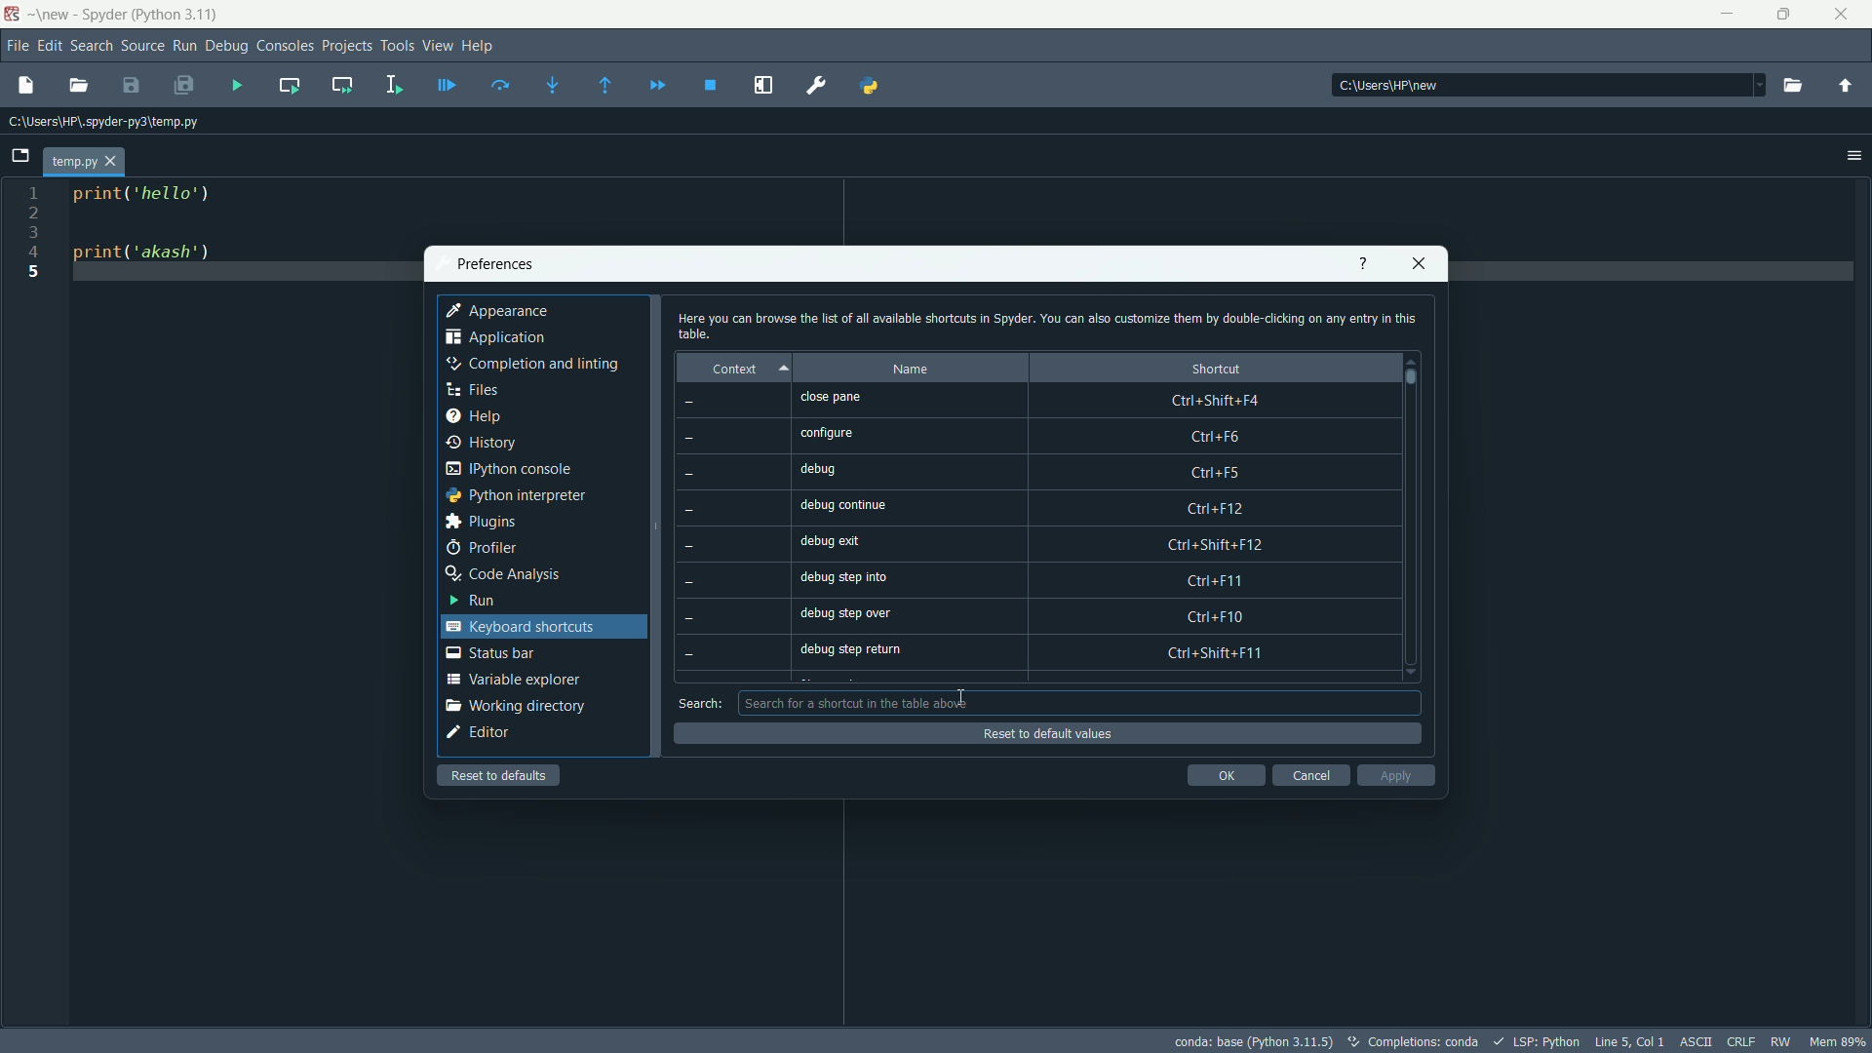  I want to click on cursor, so click(961, 697).